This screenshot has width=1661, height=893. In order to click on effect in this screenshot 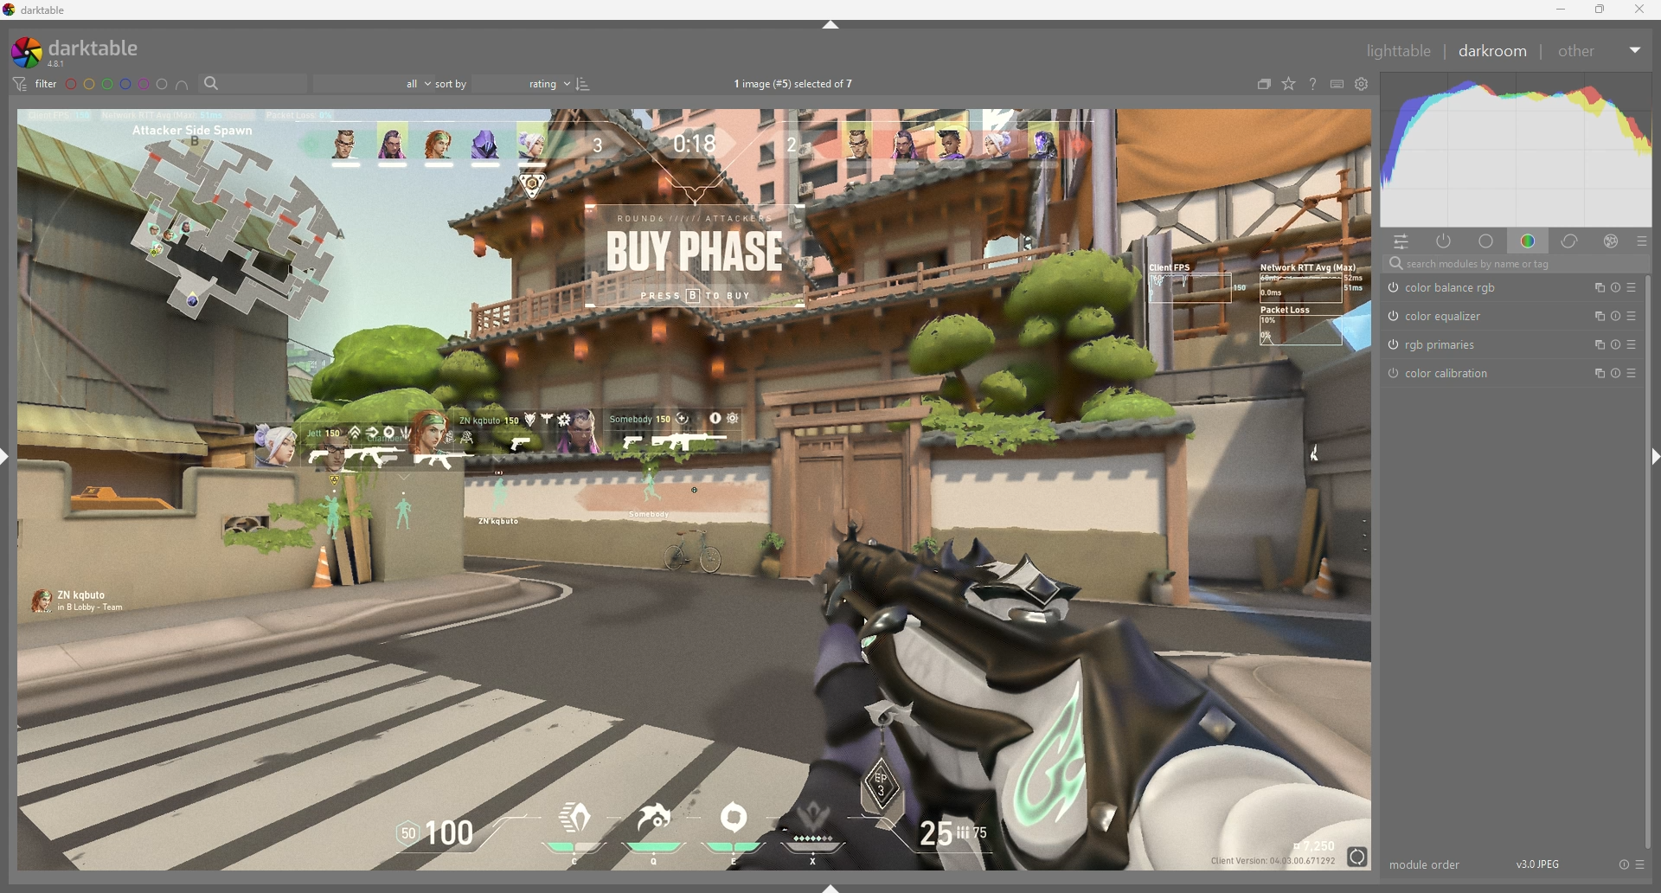, I will do `click(1613, 240)`.